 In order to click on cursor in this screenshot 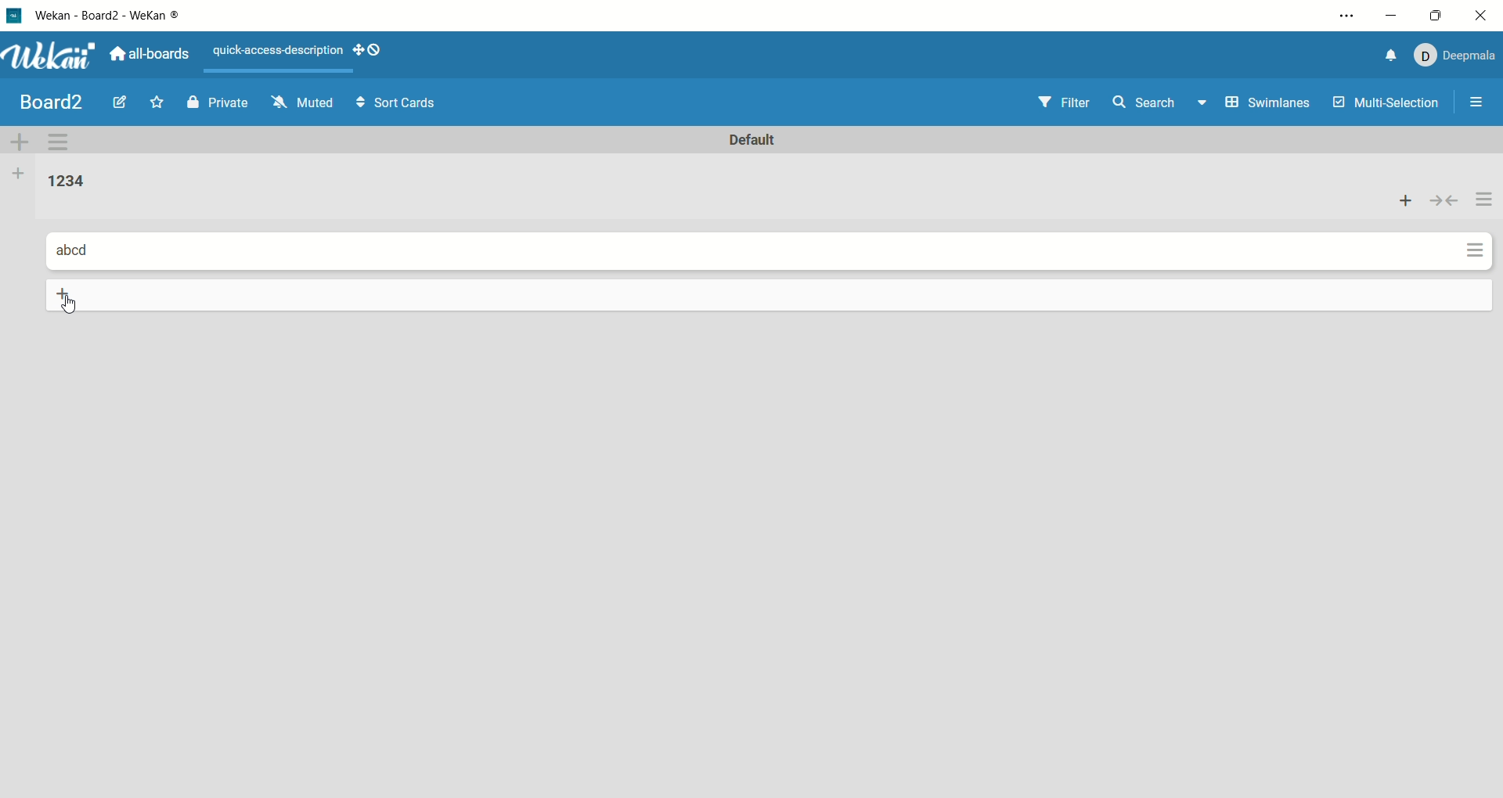, I will do `click(76, 310)`.